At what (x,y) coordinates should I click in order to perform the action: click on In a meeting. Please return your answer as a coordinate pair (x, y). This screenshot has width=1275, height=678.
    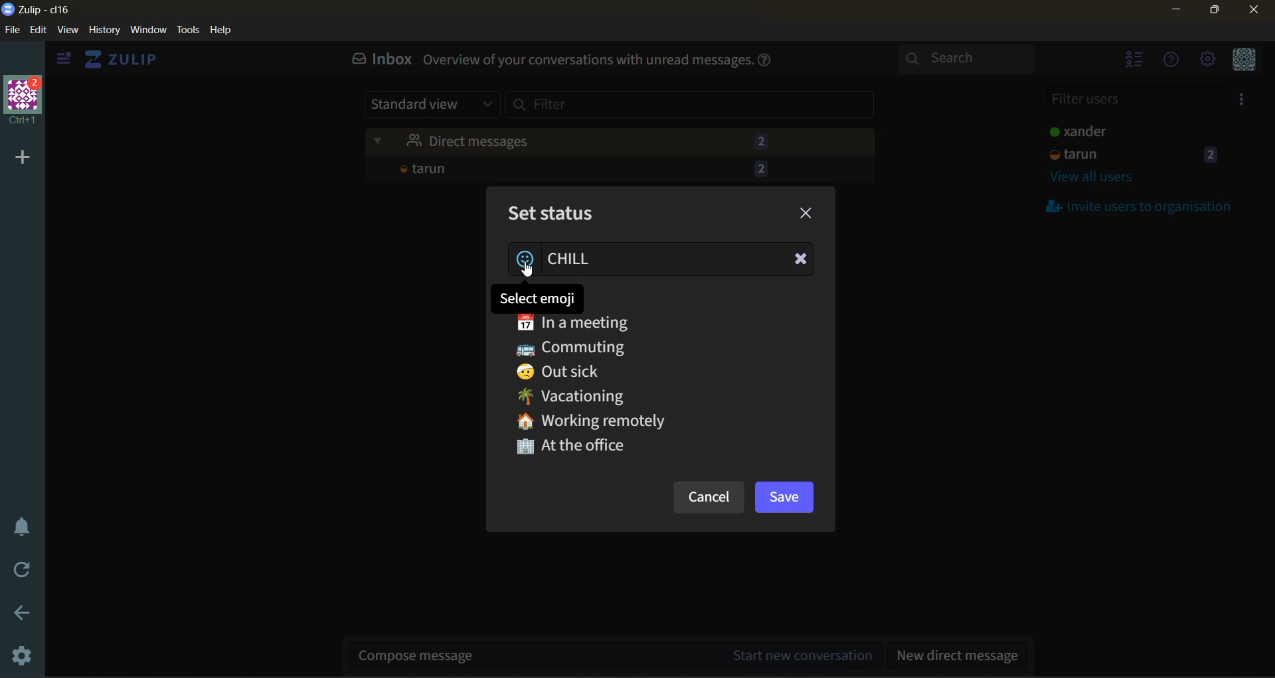
    Looking at the image, I should click on (618, 320).